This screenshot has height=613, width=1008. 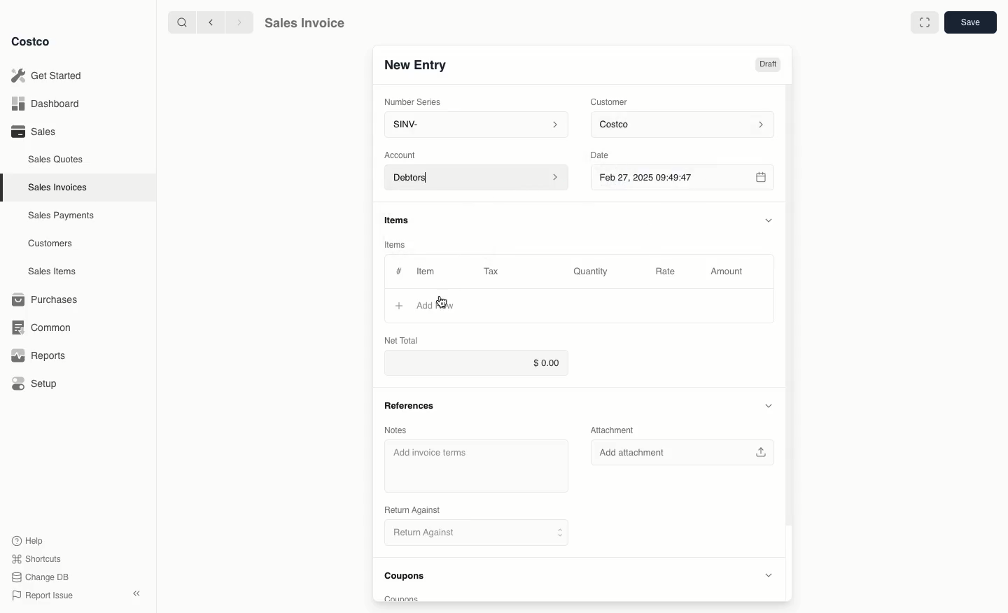 I want to click on Customers, so click(x=52, y=244).